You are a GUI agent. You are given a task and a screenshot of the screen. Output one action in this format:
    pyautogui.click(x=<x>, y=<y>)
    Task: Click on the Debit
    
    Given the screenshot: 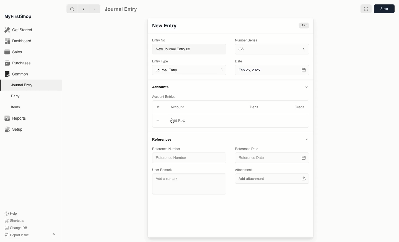 What is the action you would take?
    pyautogui.click(x=254, y=107)
    